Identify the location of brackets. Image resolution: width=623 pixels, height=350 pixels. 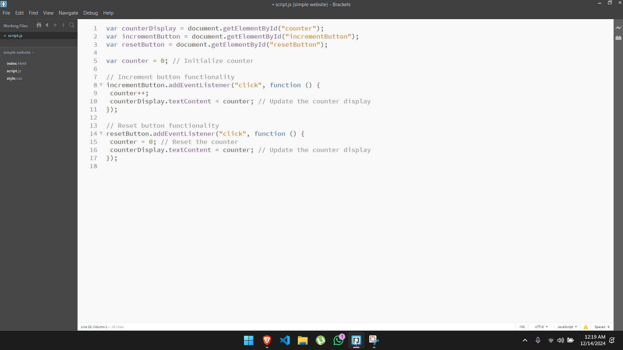
(356, 342).